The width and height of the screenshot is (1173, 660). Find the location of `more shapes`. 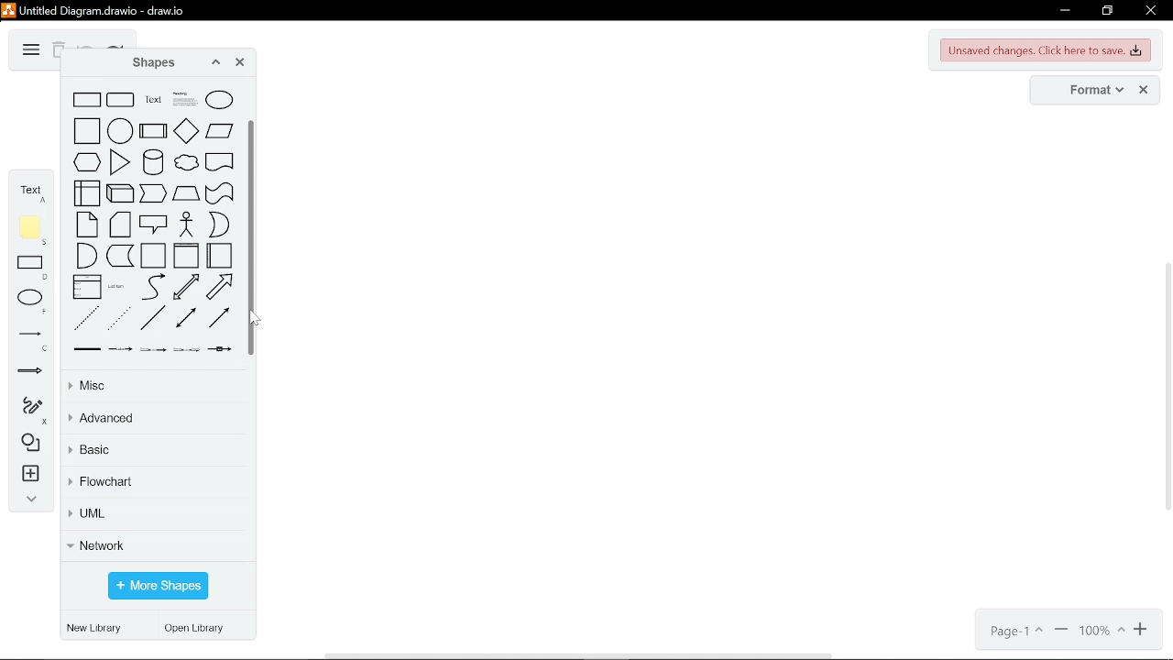

more shapes is located at coordinates (158, 587).